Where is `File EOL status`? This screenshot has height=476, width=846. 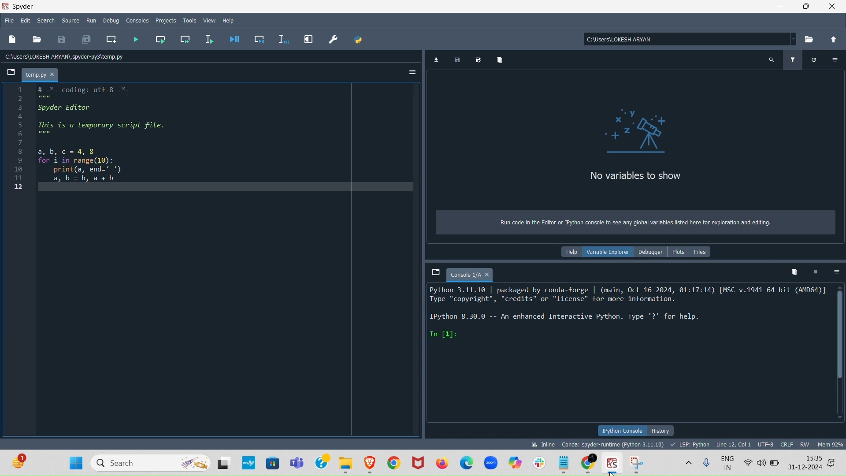 File EOL status is located at coordinates (788, 445).